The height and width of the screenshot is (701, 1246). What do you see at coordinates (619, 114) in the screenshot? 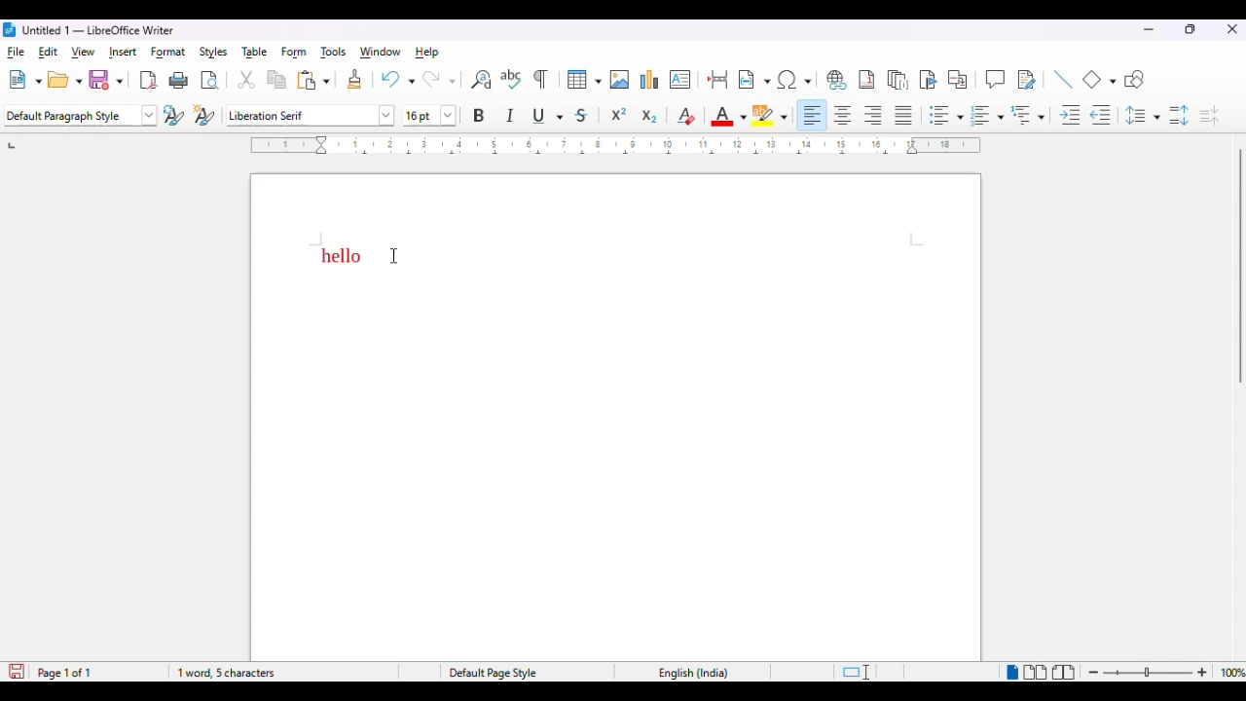
I see `superscript` at bounding box center [619, 114].